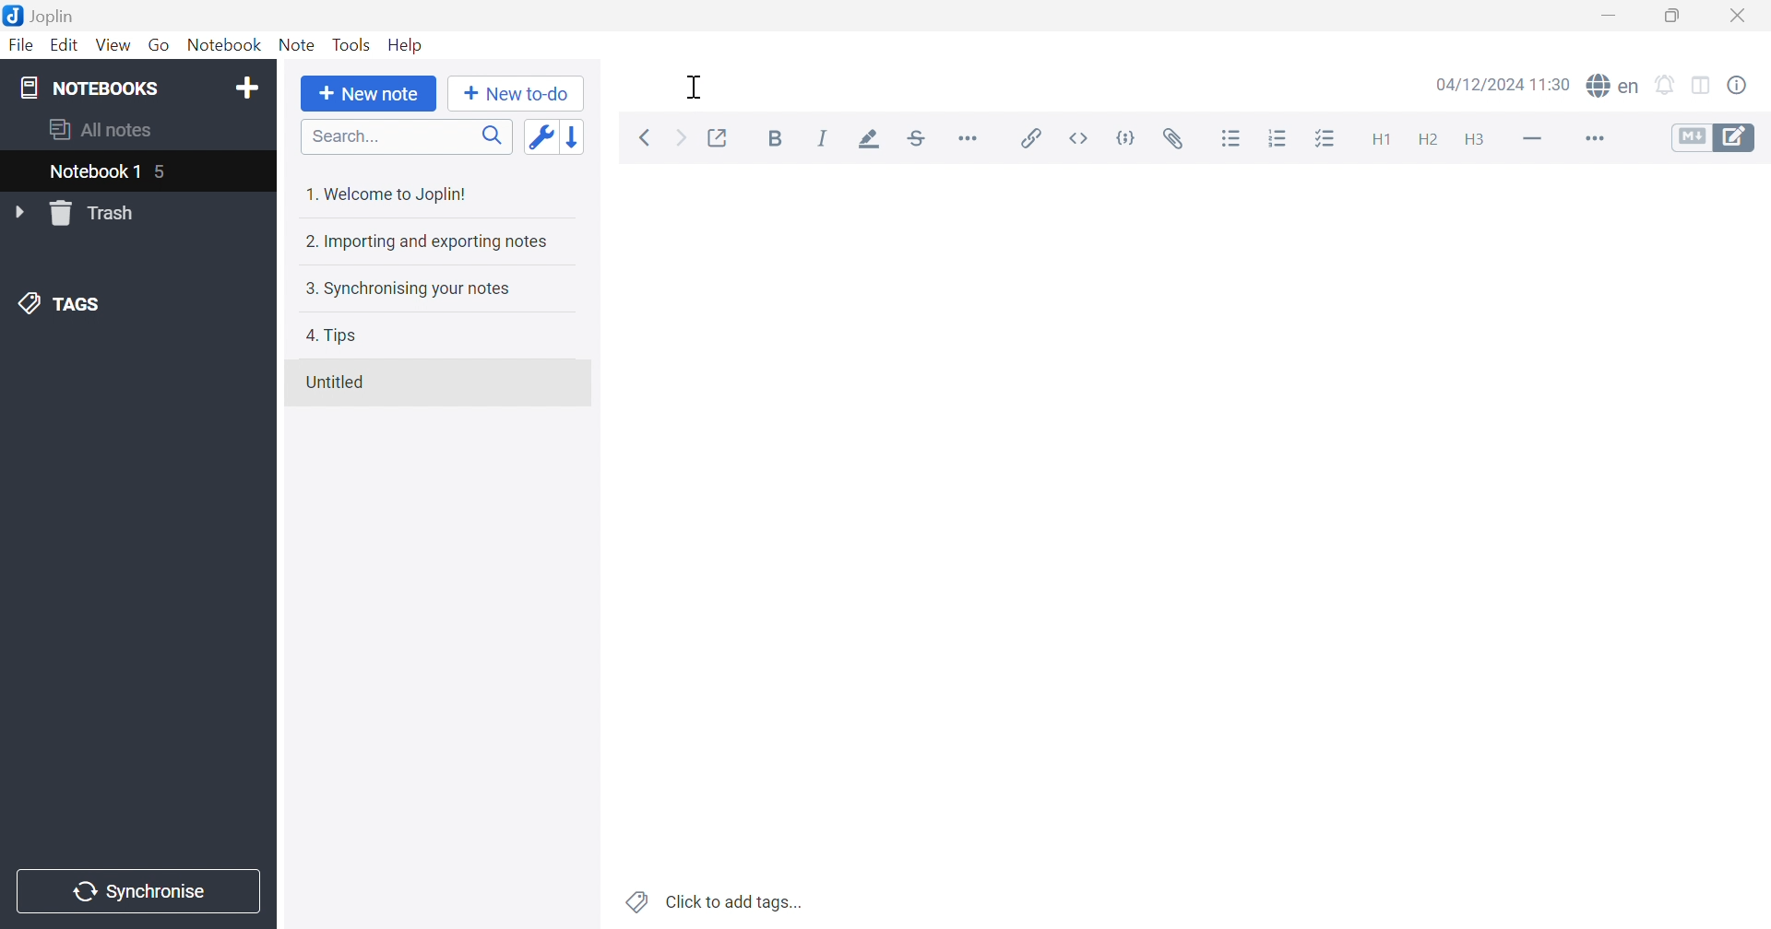 The height and width of the screenshot is (929, 1771). Describe the element at coordinates (351, 44) in the screenshot. I see `Tools` at that location.